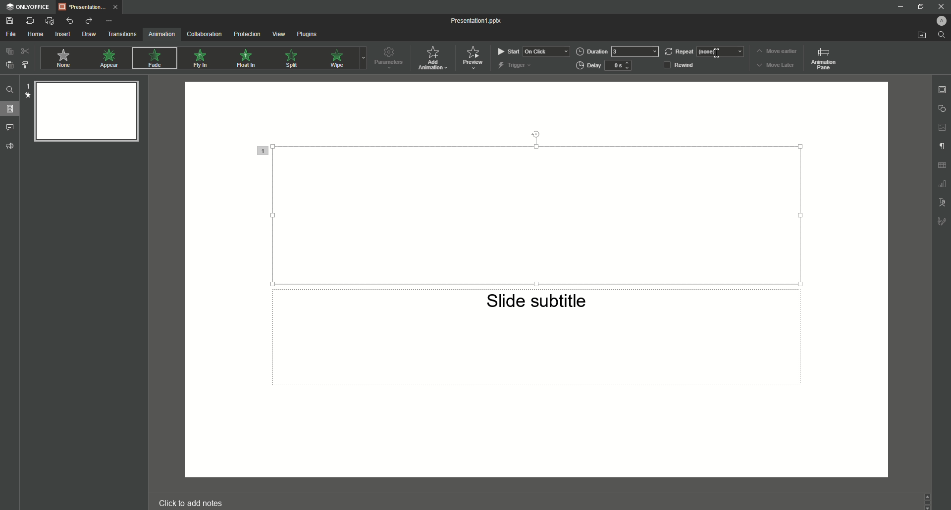 This screenshot has width=951, height=510. Describe the element at coordinates (307, 34) in the screenshot. I see `Plugins` at that location.